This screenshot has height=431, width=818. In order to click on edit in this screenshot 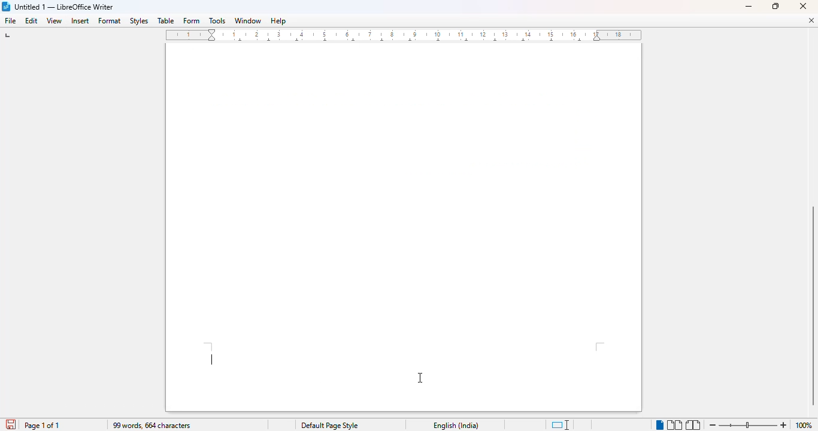, I will do `click(32, 21)`.